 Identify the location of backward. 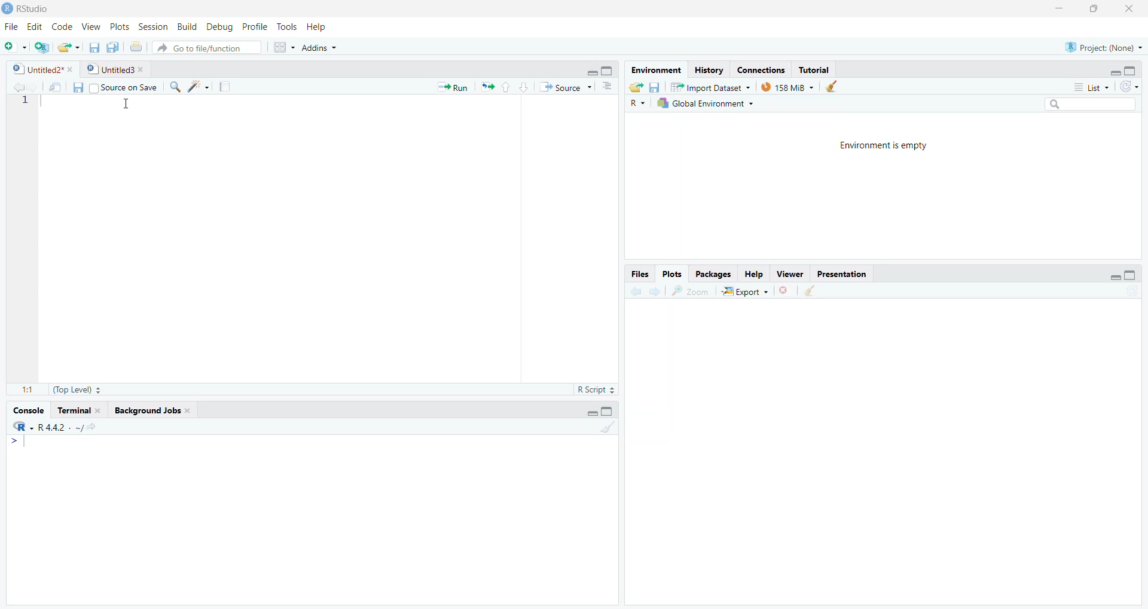
(630, 291).